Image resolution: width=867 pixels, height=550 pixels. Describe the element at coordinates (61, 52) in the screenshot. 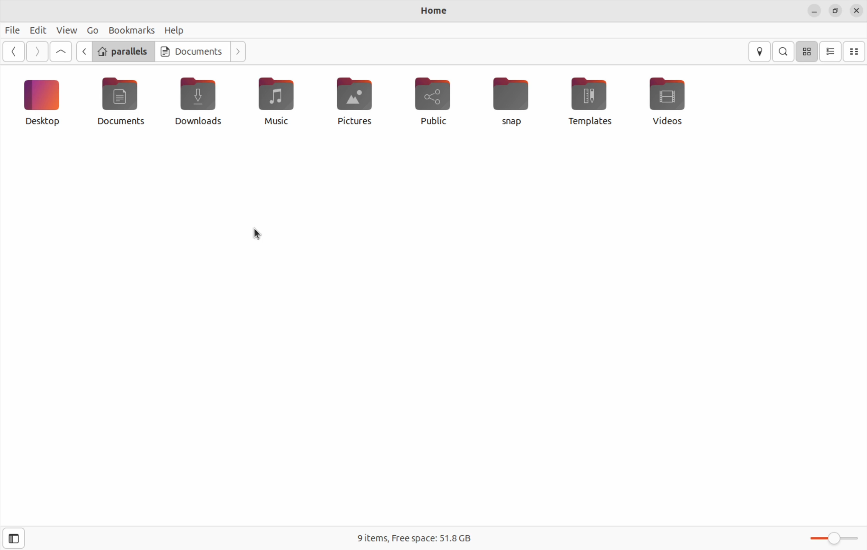

I see `Go first file` at that location.